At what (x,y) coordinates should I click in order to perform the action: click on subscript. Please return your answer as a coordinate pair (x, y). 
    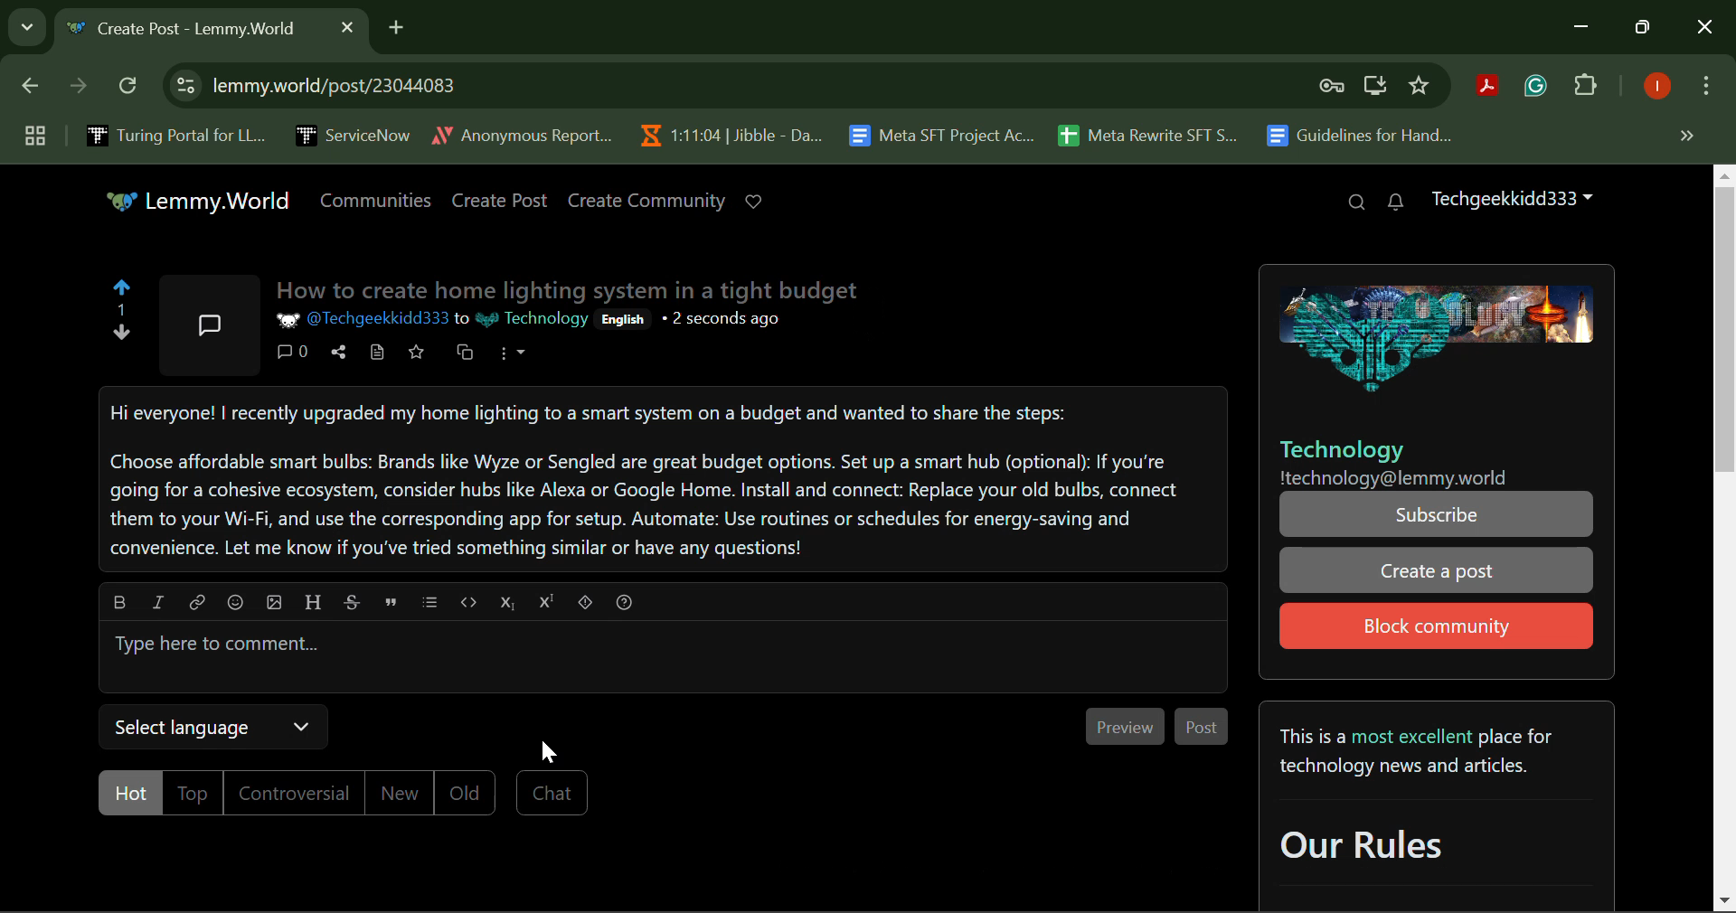
    Looking at the image, I should click on (510, 602).